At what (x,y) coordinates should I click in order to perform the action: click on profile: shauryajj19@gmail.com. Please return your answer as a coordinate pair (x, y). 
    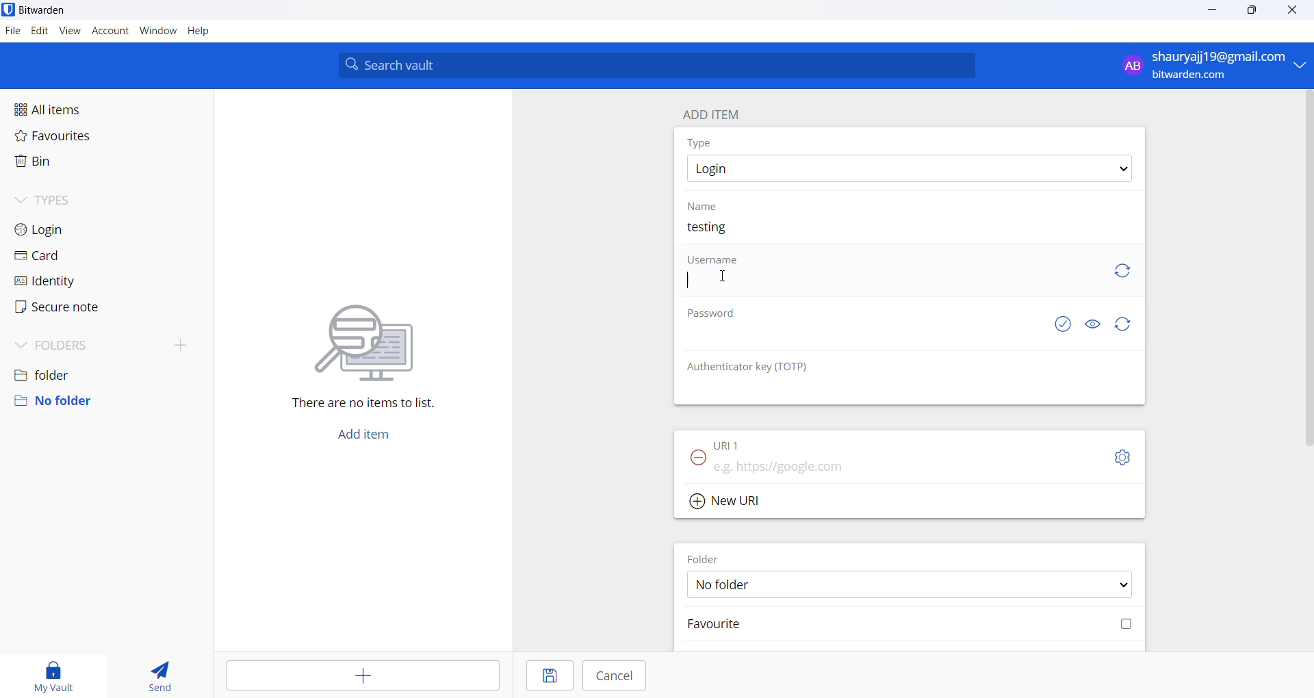
    Looking at the image, I should click on (1210, 65).